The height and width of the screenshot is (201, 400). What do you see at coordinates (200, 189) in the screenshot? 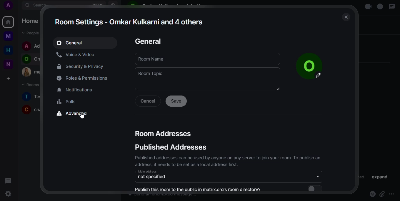
I see `publish` at bounding box center [200, 189].